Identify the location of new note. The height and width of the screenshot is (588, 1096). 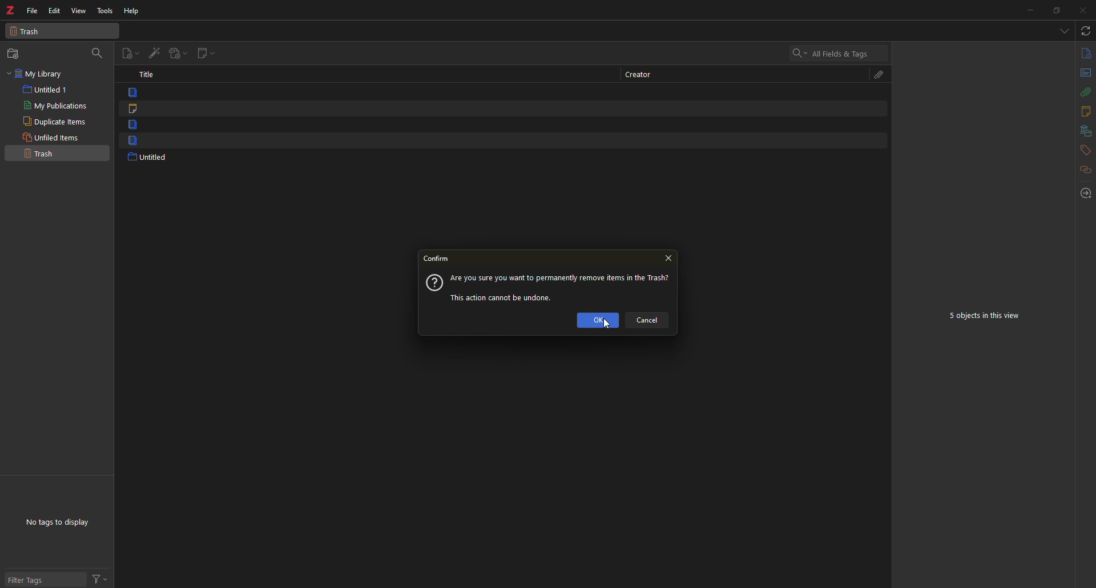
(203, 54).